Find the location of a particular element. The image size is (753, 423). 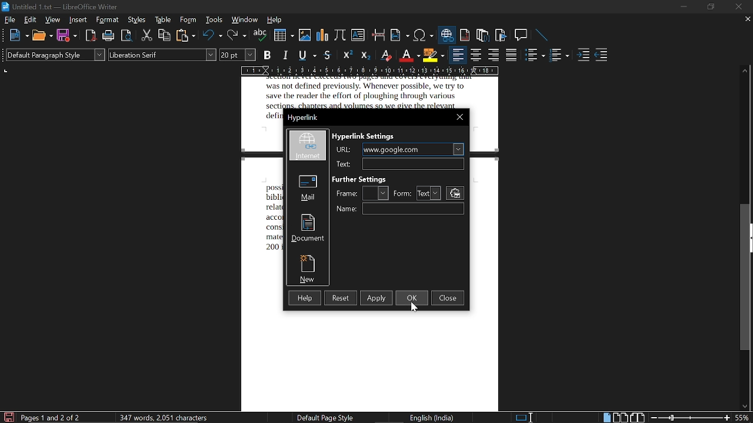

restore down is located at coordinates (709, 7).